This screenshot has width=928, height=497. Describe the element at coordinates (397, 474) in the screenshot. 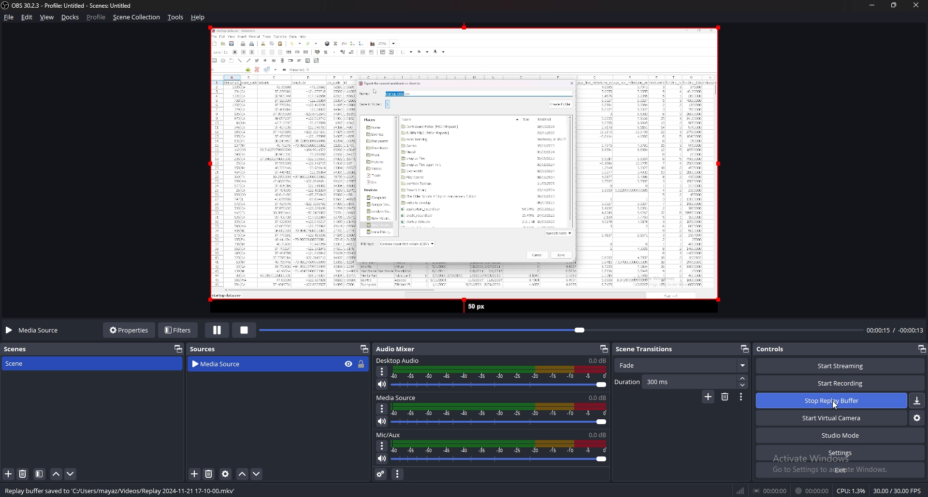

I see `audio mixer menu` at that location.